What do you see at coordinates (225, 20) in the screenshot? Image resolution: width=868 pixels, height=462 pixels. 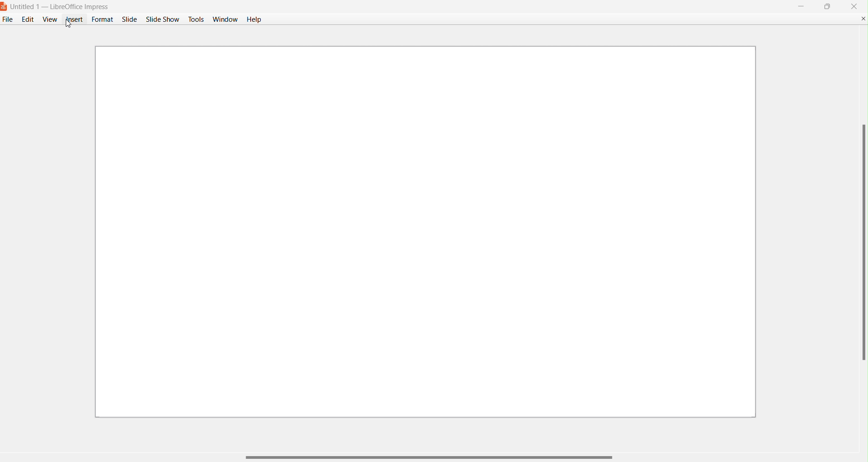 I see `Window` at bounding box center [225, 20].